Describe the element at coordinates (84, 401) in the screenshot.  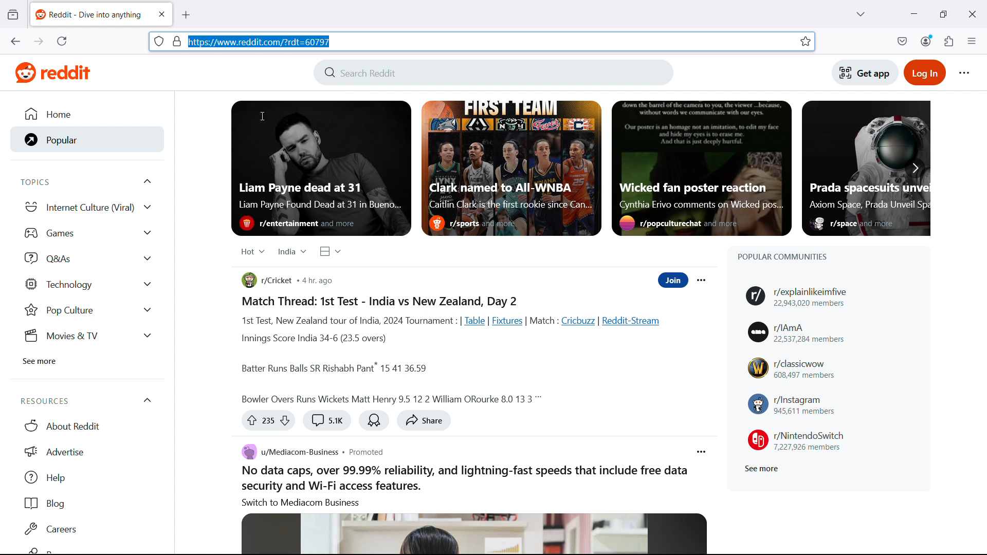
I see `Resources` at that location.